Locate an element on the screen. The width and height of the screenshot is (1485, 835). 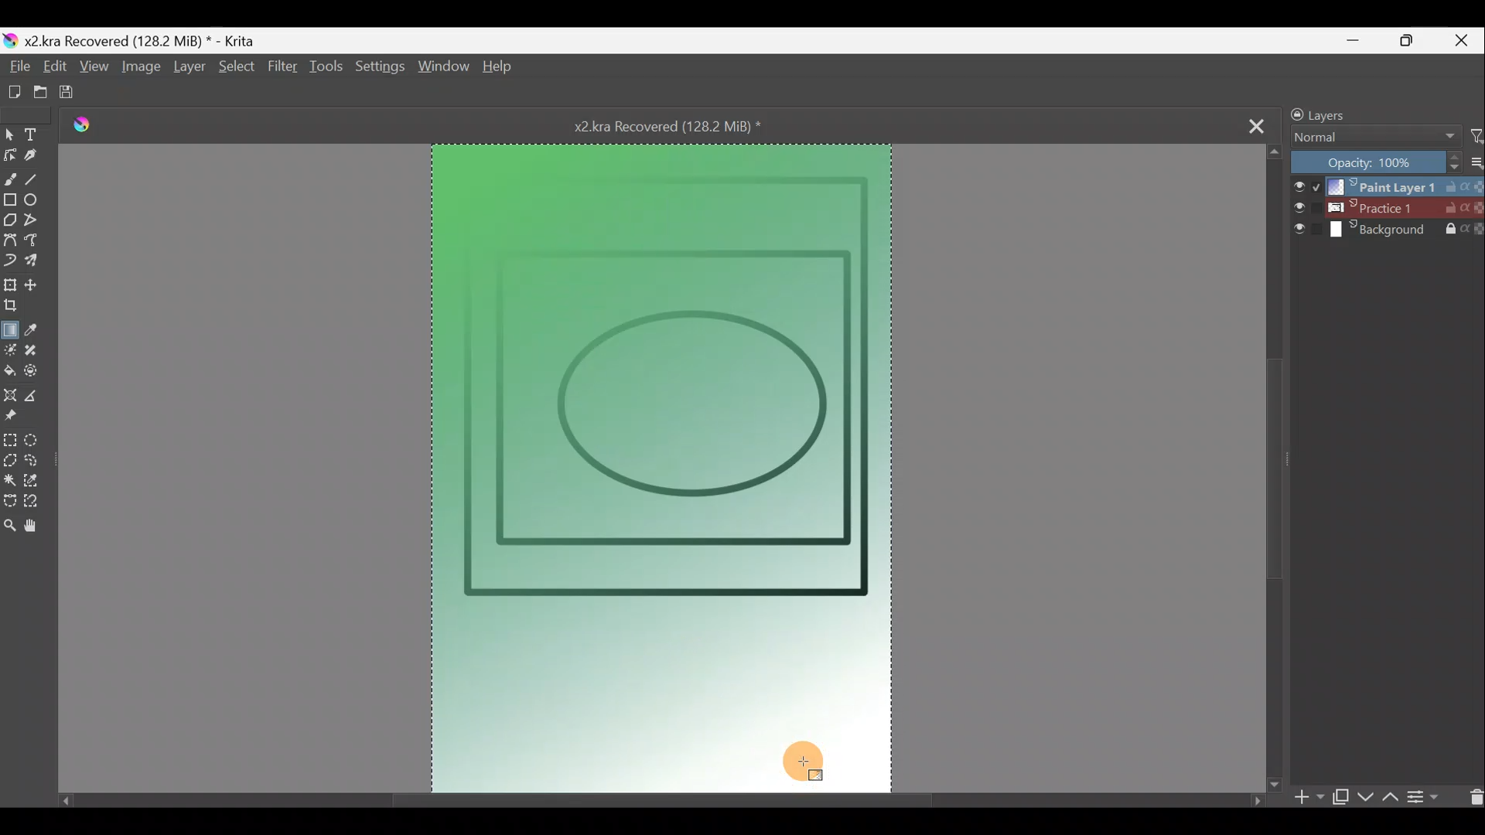
Transform a layer/selection is located at coordinates (11, 286).